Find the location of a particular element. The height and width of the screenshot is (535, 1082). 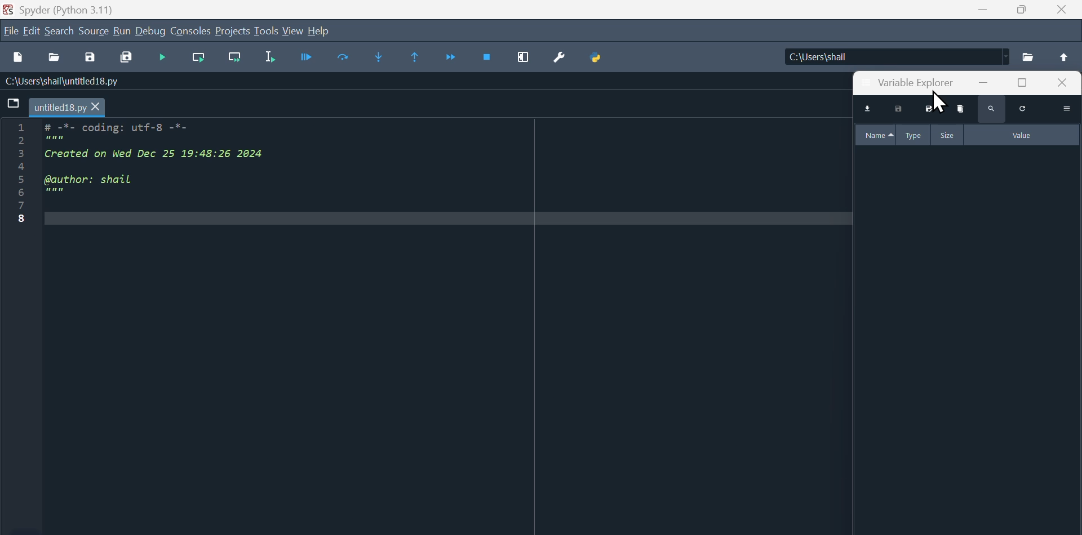

Build is located at coordinates (121, 32).